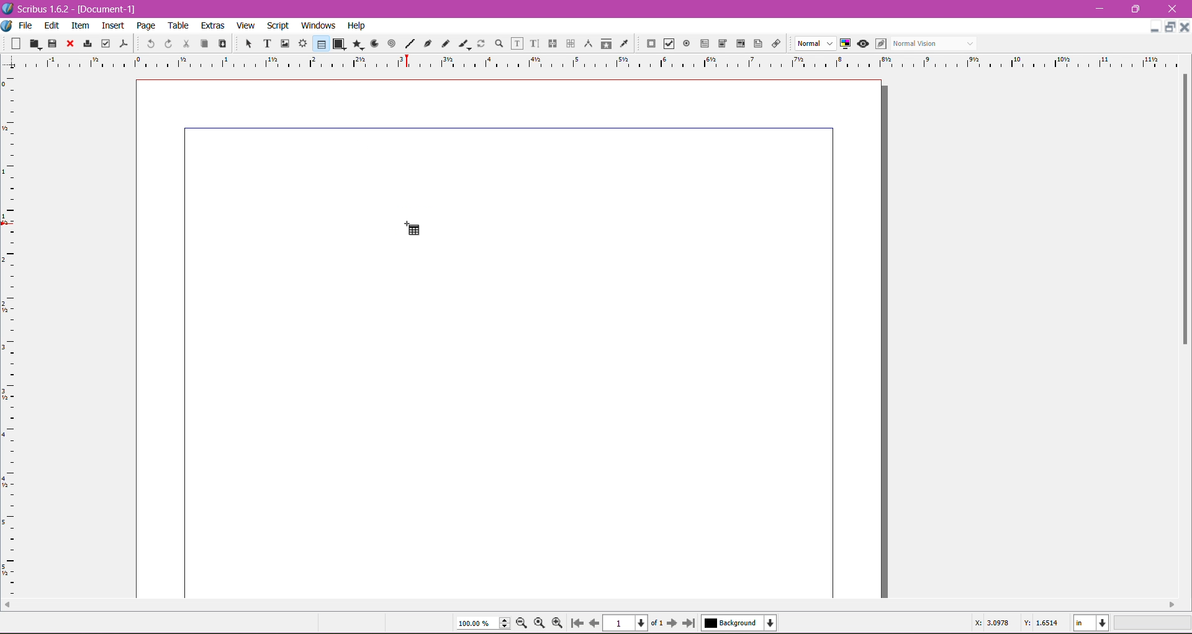 This screenshot has width=1192, height=634. I want to click on Image Frame, so click(283, 43).